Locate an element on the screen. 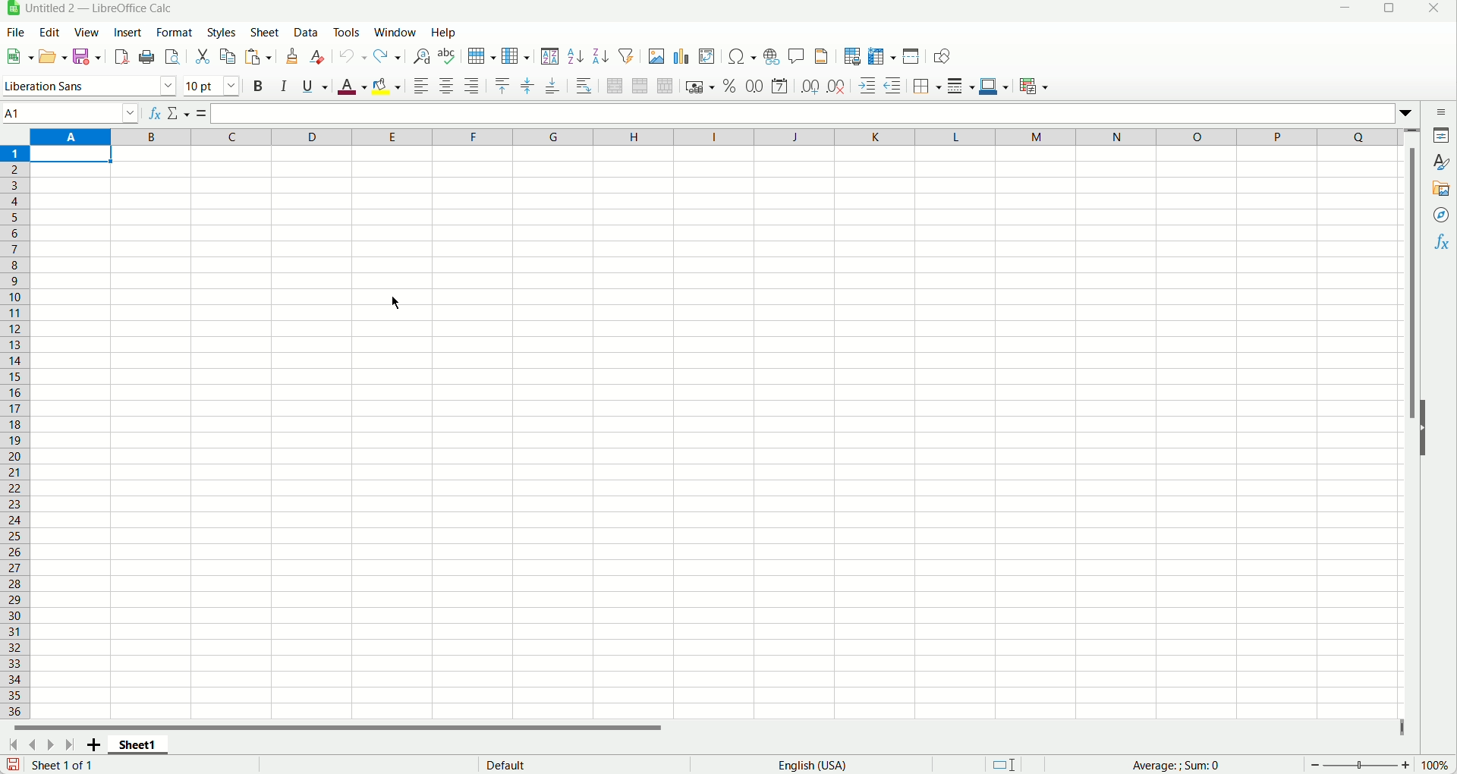 This screenshot has height=774, width=1457. Selection mode is located at coordinates (1005, 764).